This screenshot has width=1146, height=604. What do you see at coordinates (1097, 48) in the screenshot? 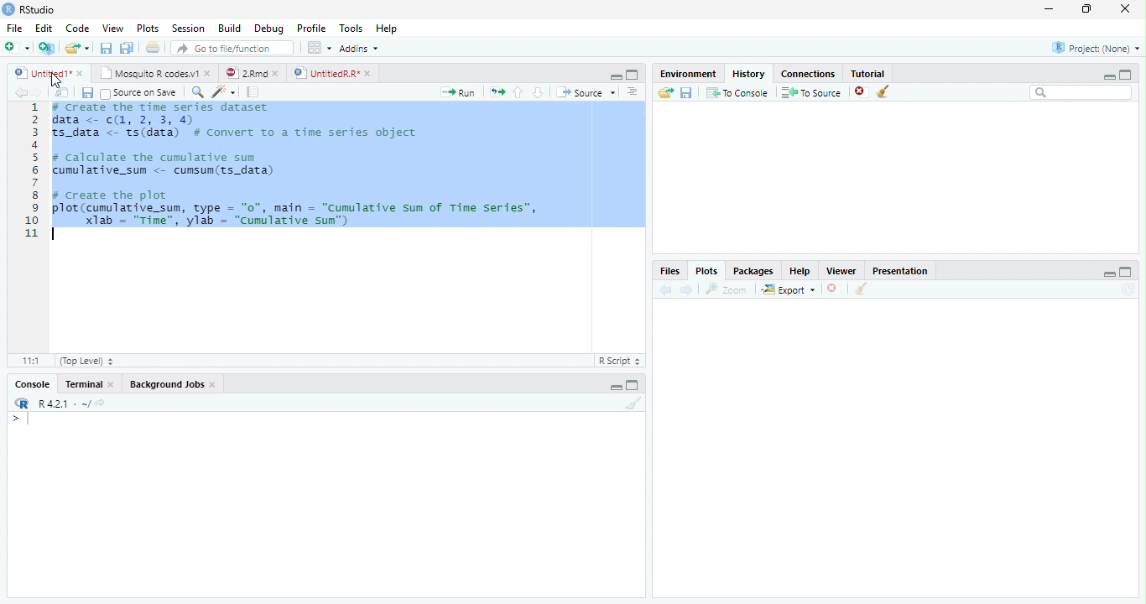
I see `Project (None)` at bounding box center [1097, 48].